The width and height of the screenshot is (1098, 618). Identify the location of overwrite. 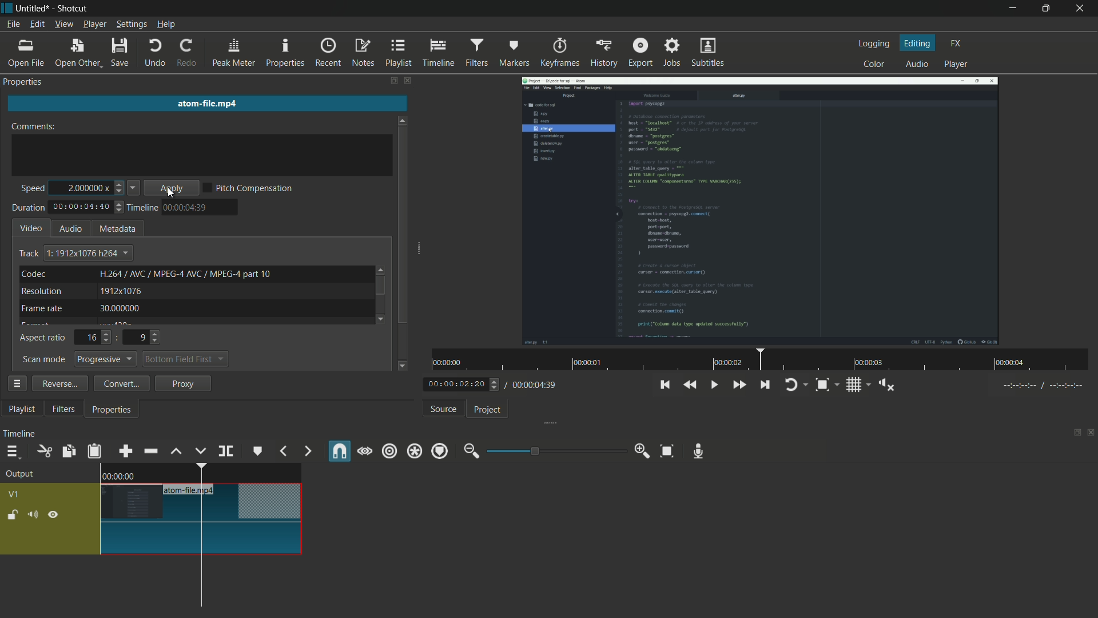
(200, 451).